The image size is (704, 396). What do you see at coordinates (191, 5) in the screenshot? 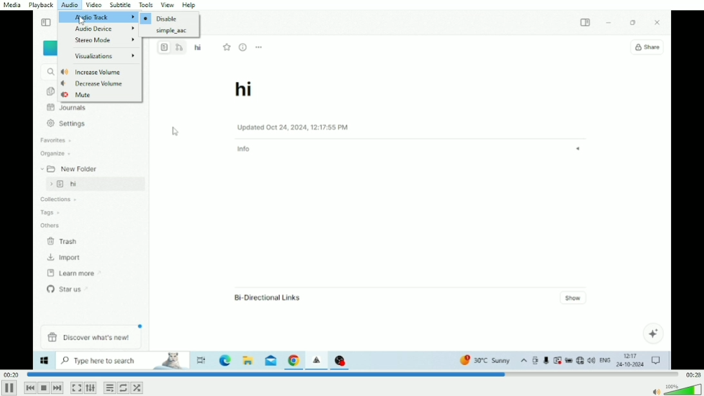
I see `Help` at bounding box center [191, 5].